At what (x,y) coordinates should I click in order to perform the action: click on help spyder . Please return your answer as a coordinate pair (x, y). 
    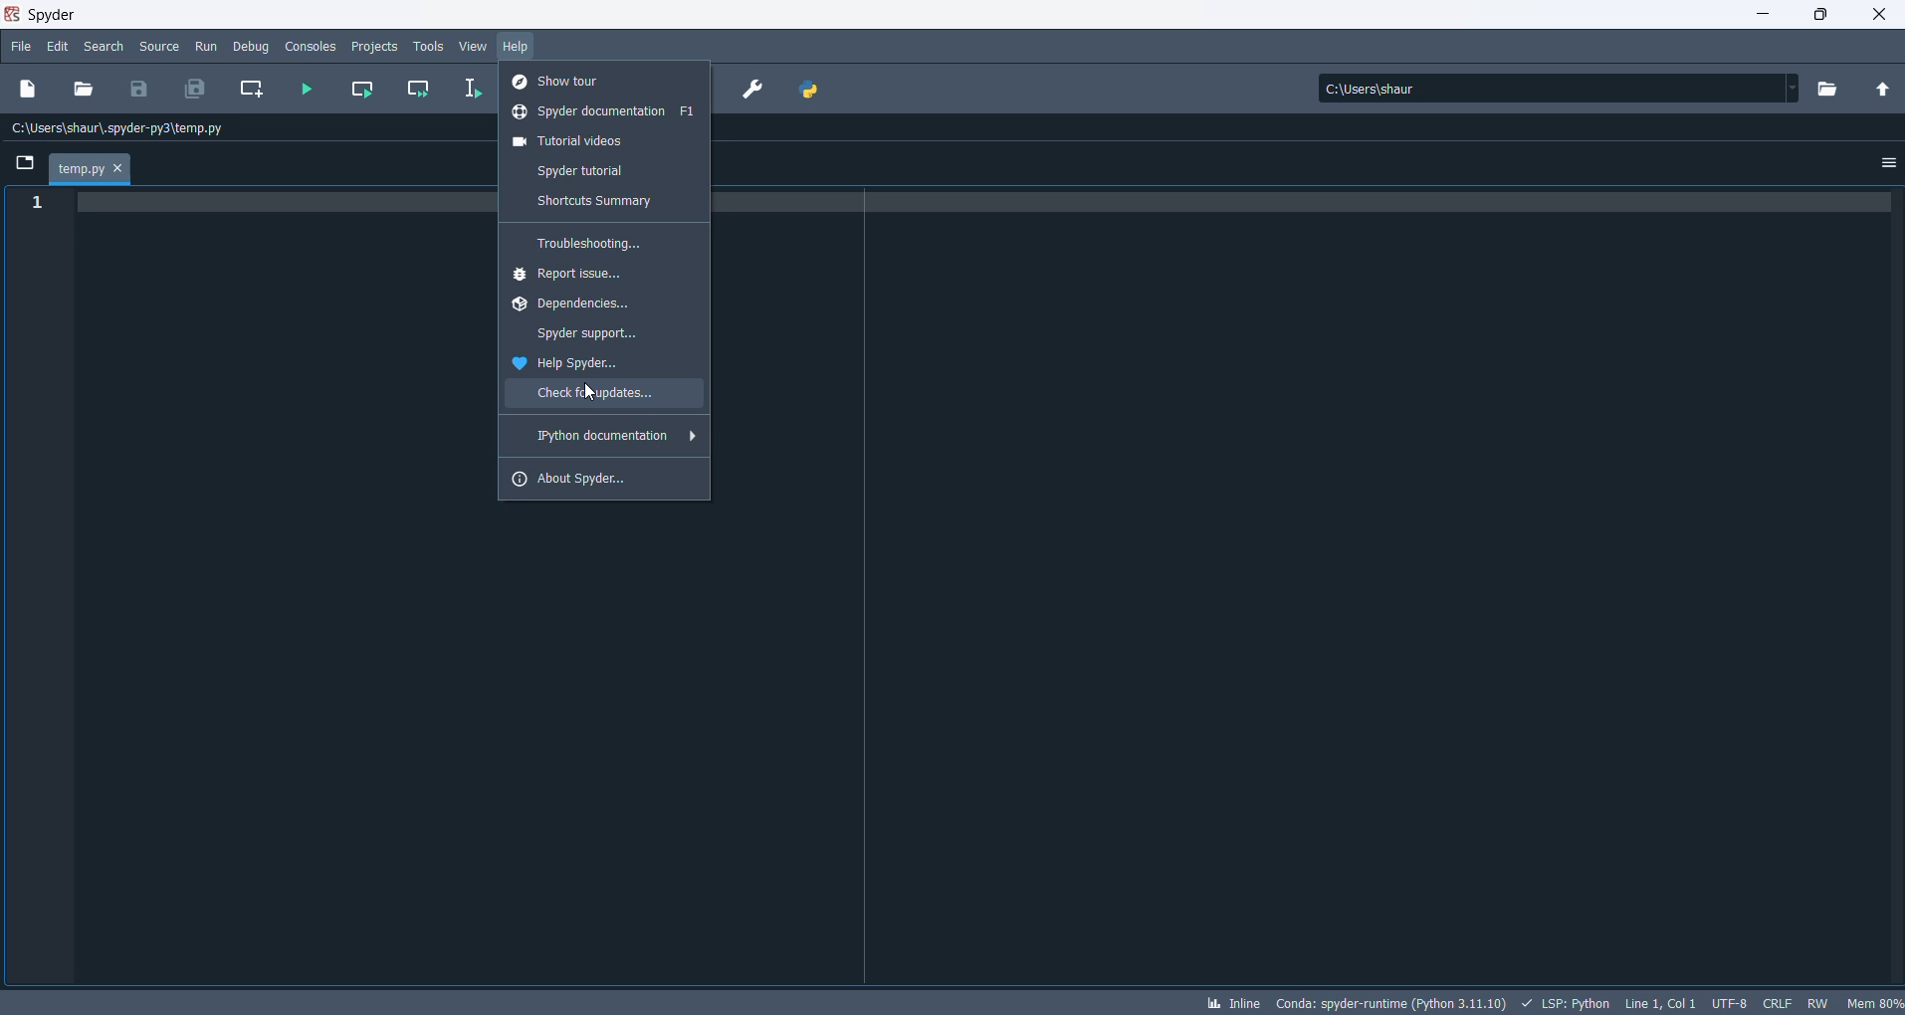
    Looking at the image, I should click on (608, 365).